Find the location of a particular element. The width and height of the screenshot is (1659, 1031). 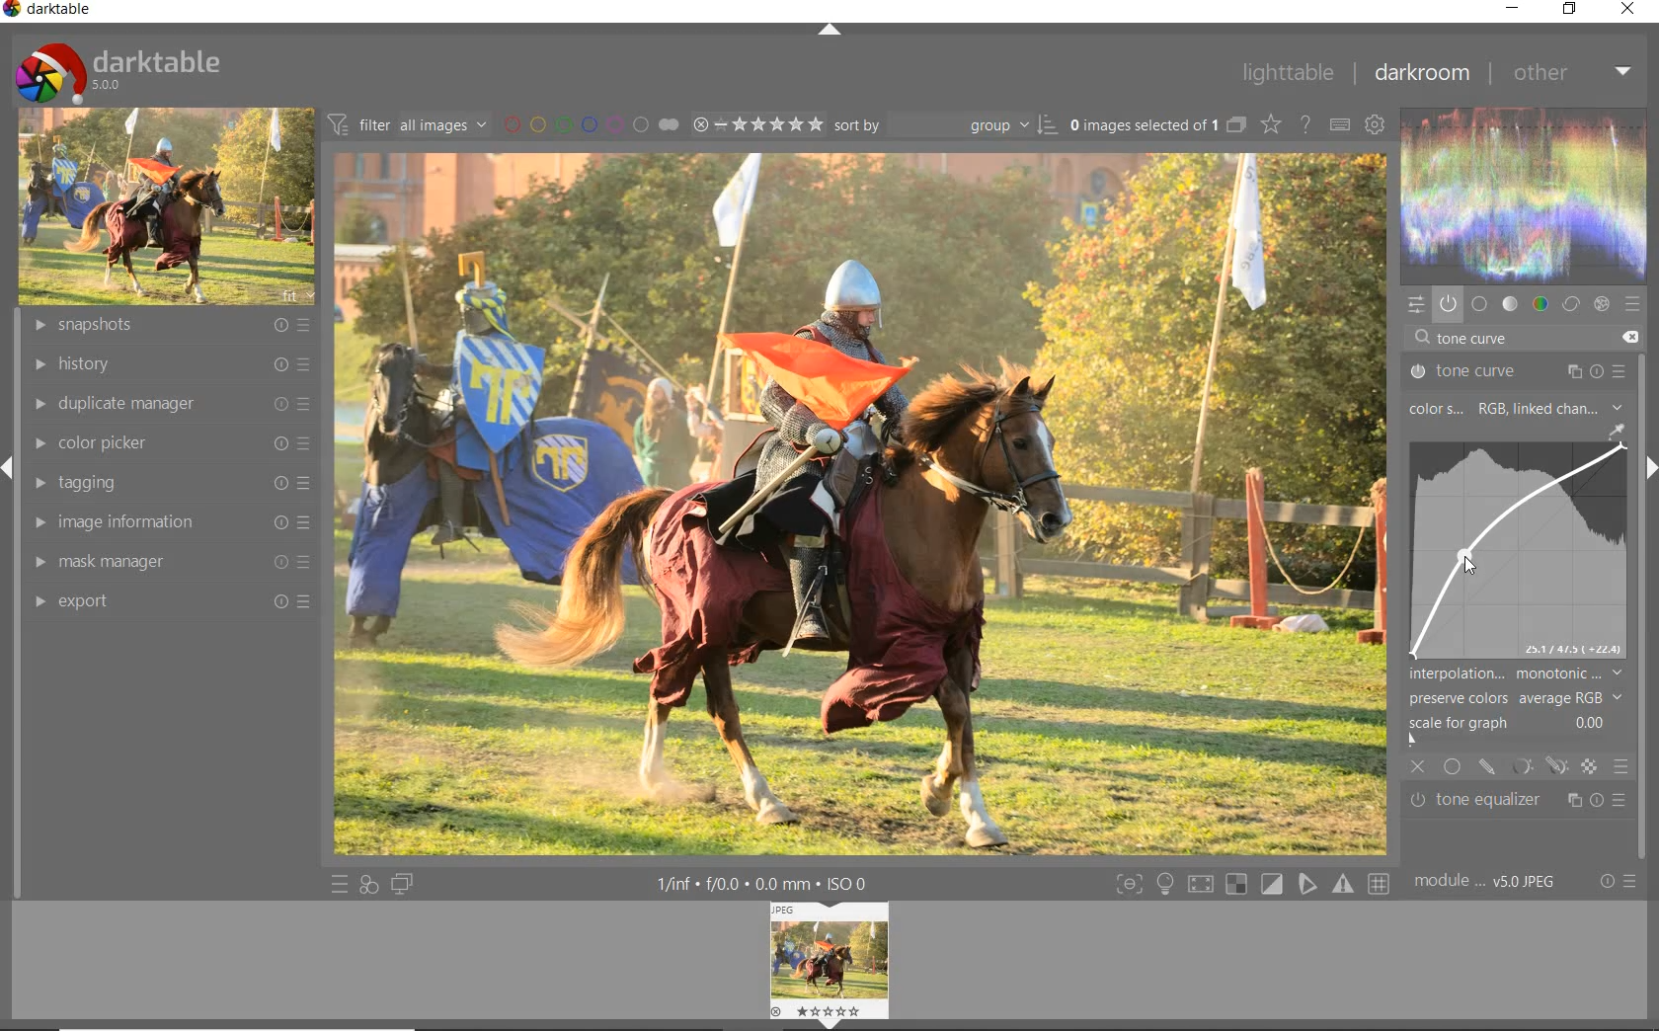

quick access panel is located at coordinates (1413, 304).